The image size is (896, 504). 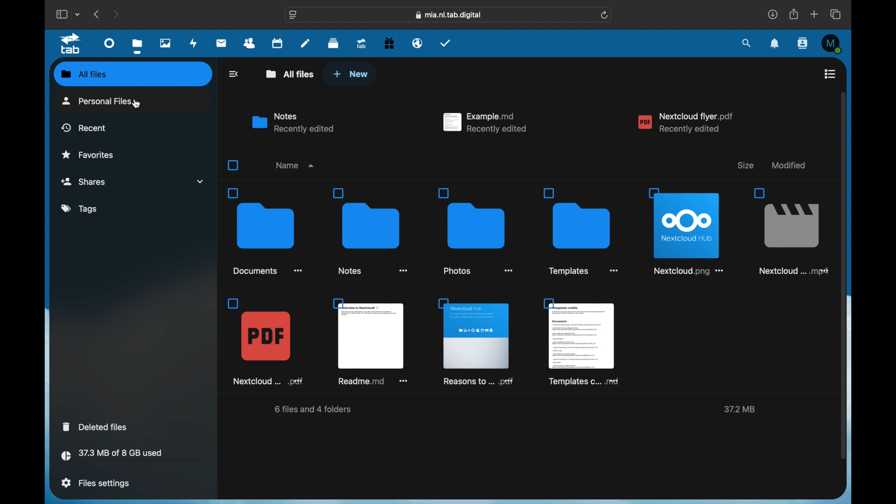 I want to click on folder, so click(x=370, y=231).